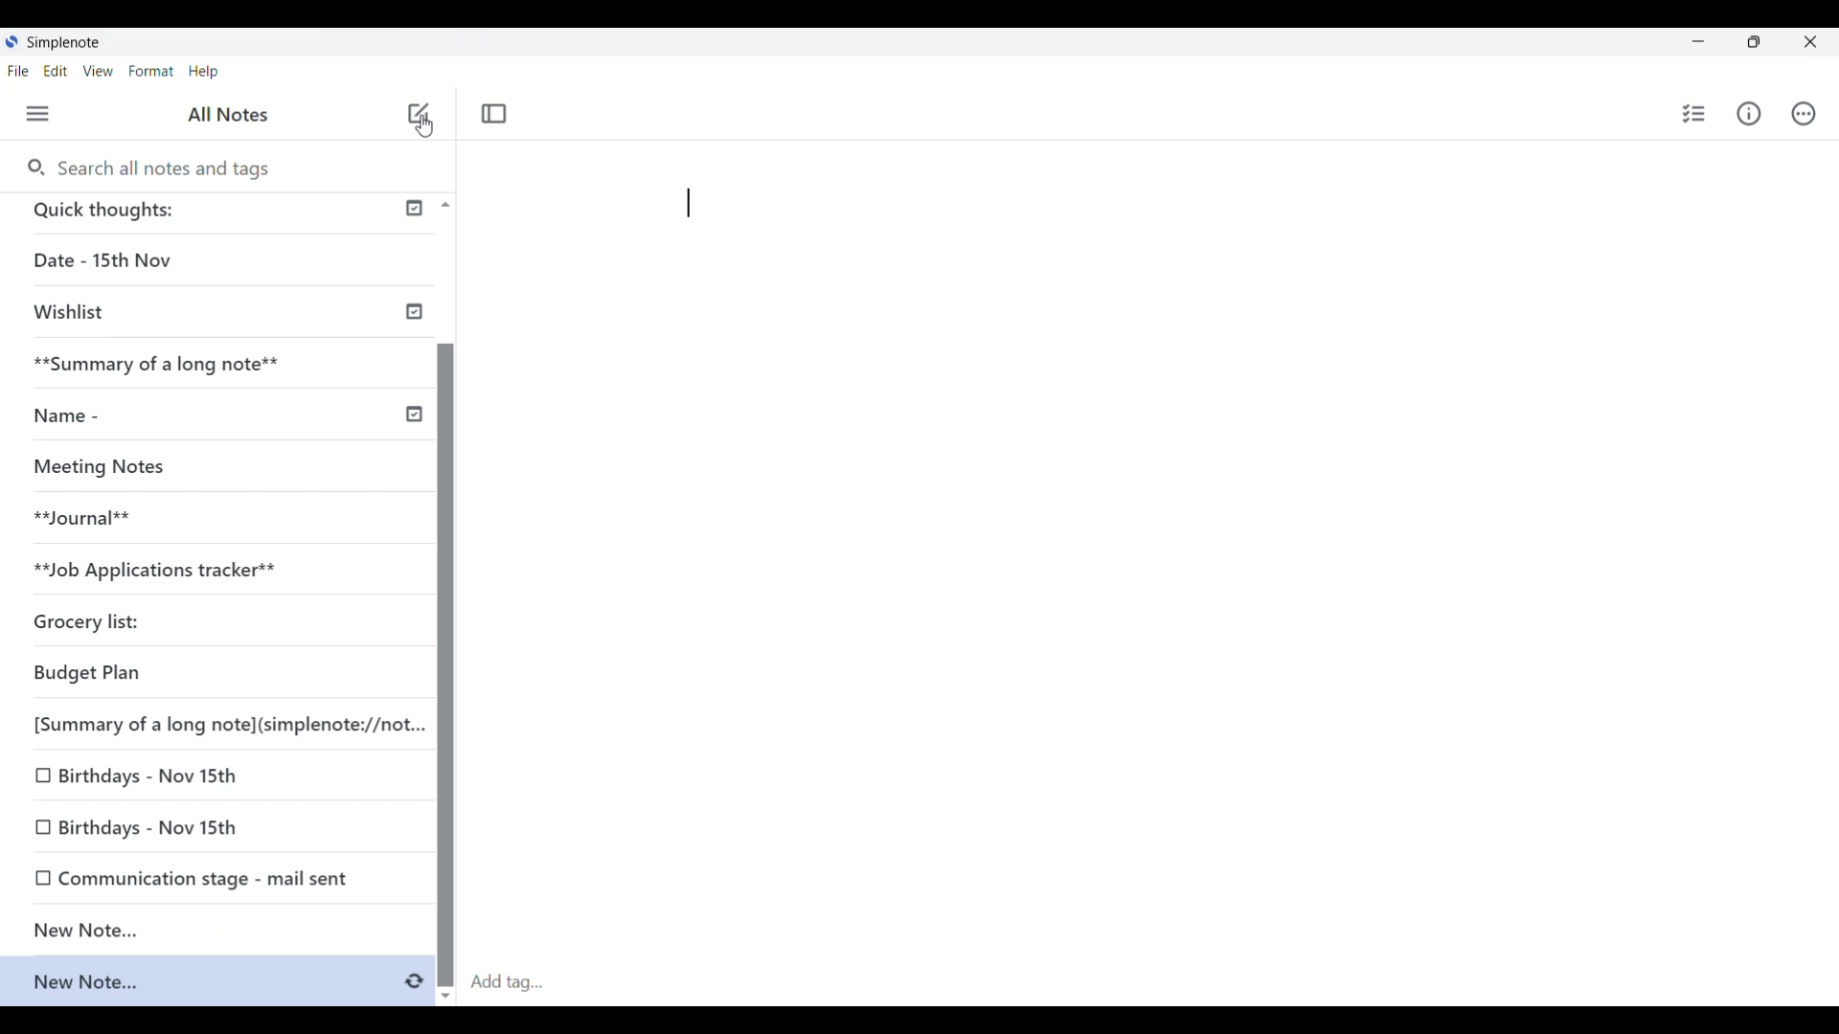 This screenshot has height=1034, width=1839. I want to click on Software logo, so click(11, 41).